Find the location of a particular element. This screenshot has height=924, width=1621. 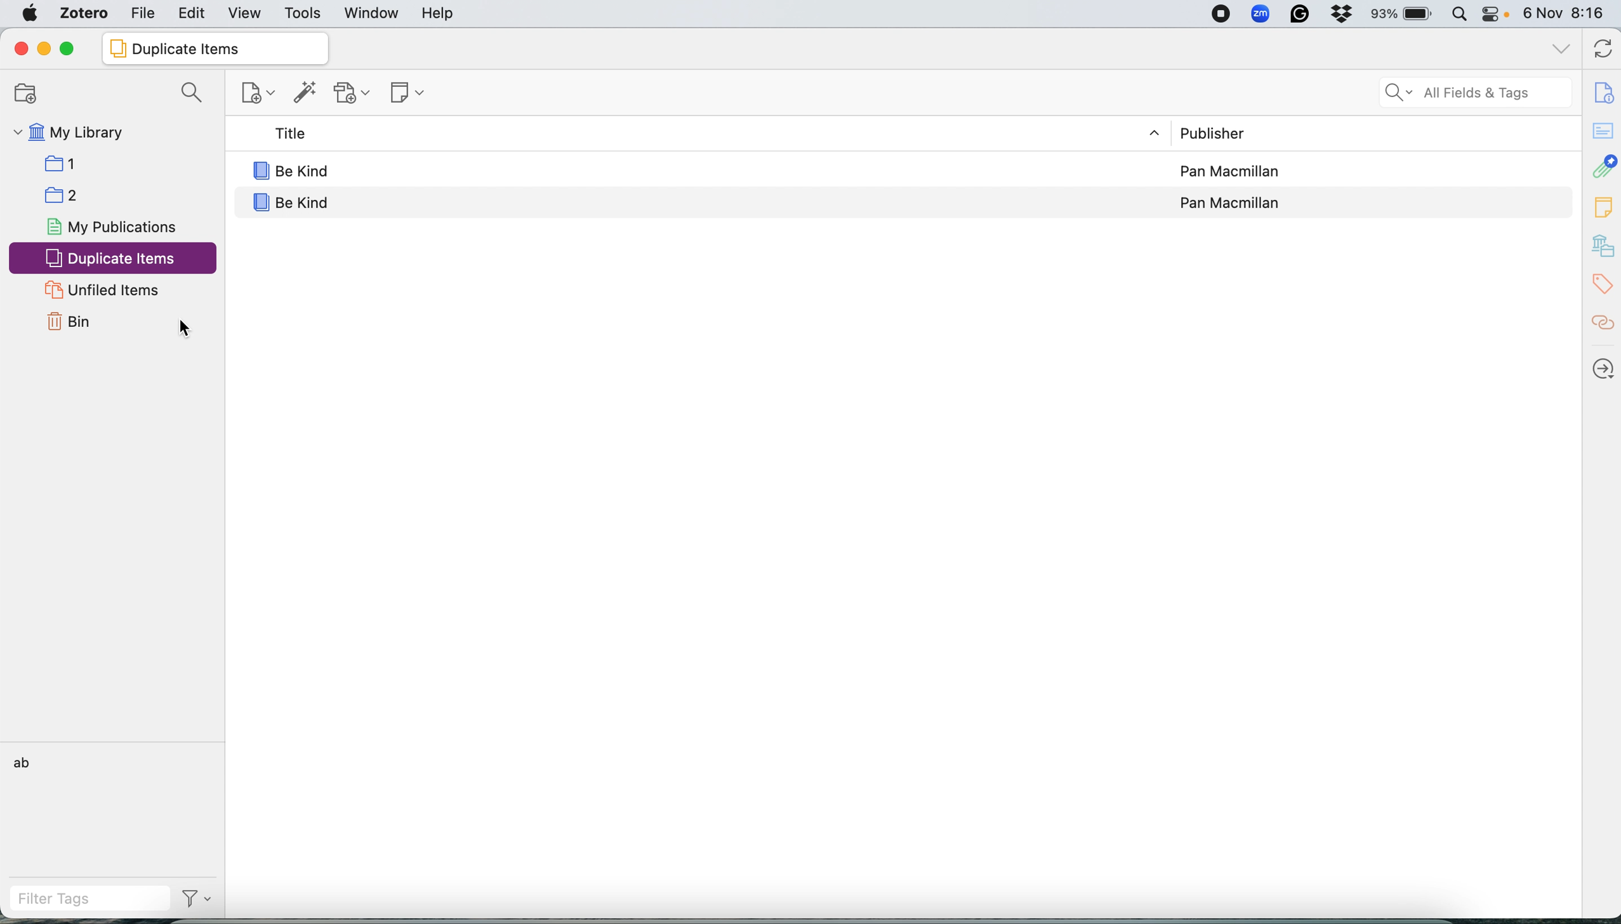

search is located at coordinates (191, 91).